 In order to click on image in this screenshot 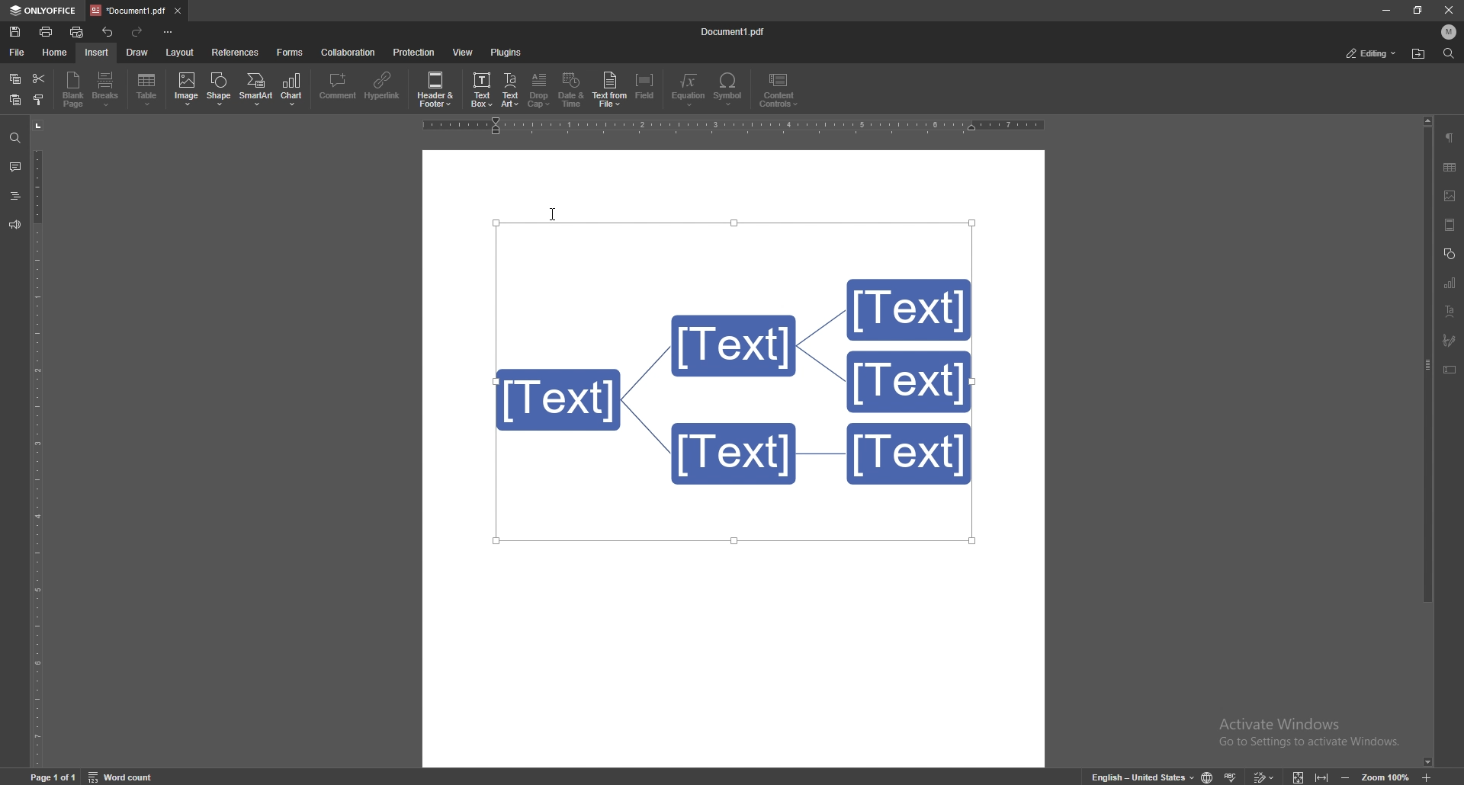, I will do `click(1450, 196)`.